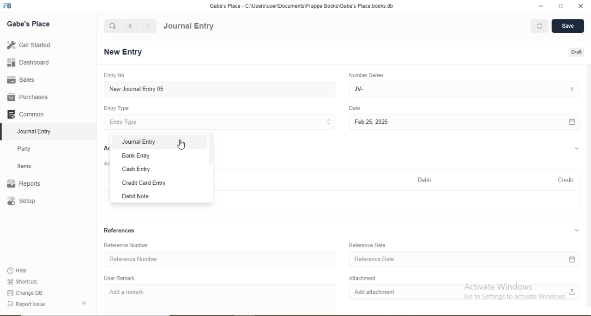  I want to click on Reference Date, so click(467, 260).